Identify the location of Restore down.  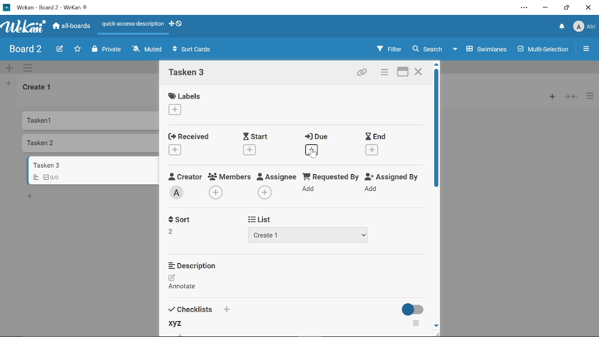
(566, 9).